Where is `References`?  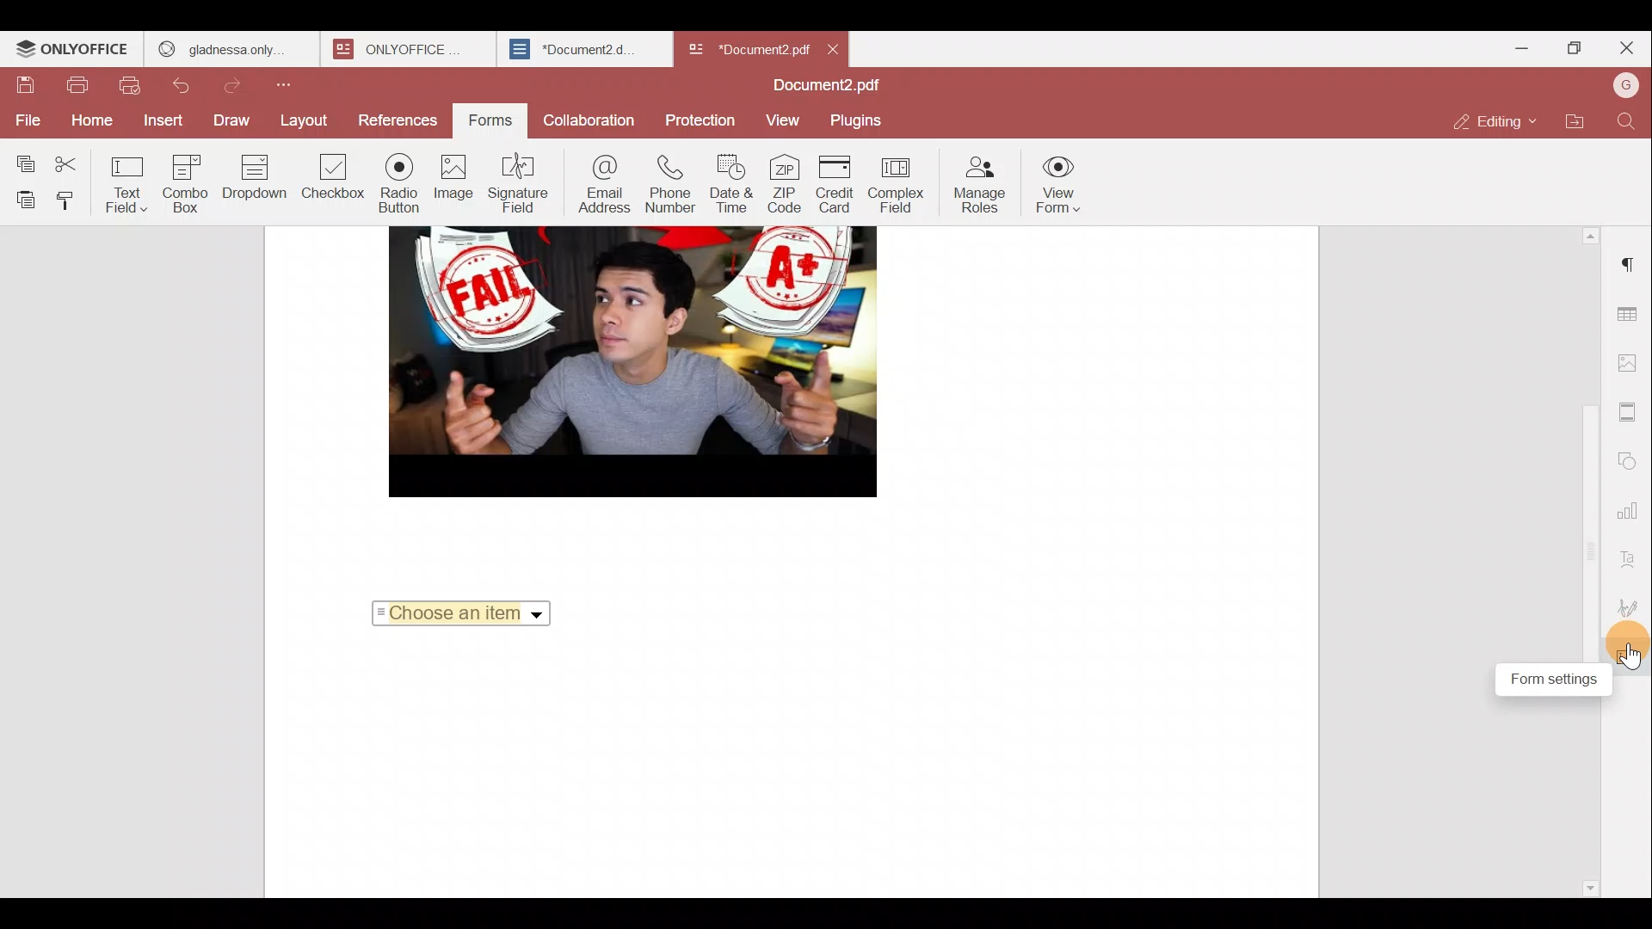
References is located at coordinates (394, 118).